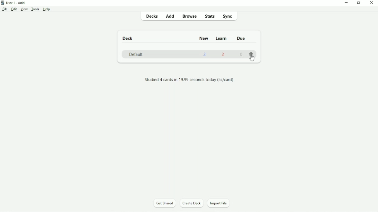  I want to click on Due, so click(241, 38).